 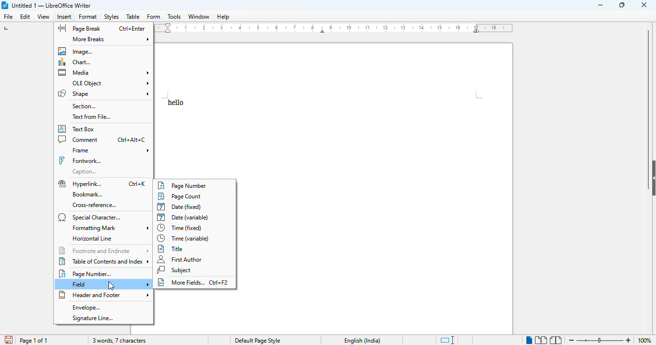 What do you see at coordinates (181, 196) in the screenshot?
I see `page count` at bounding box center [181, 196].